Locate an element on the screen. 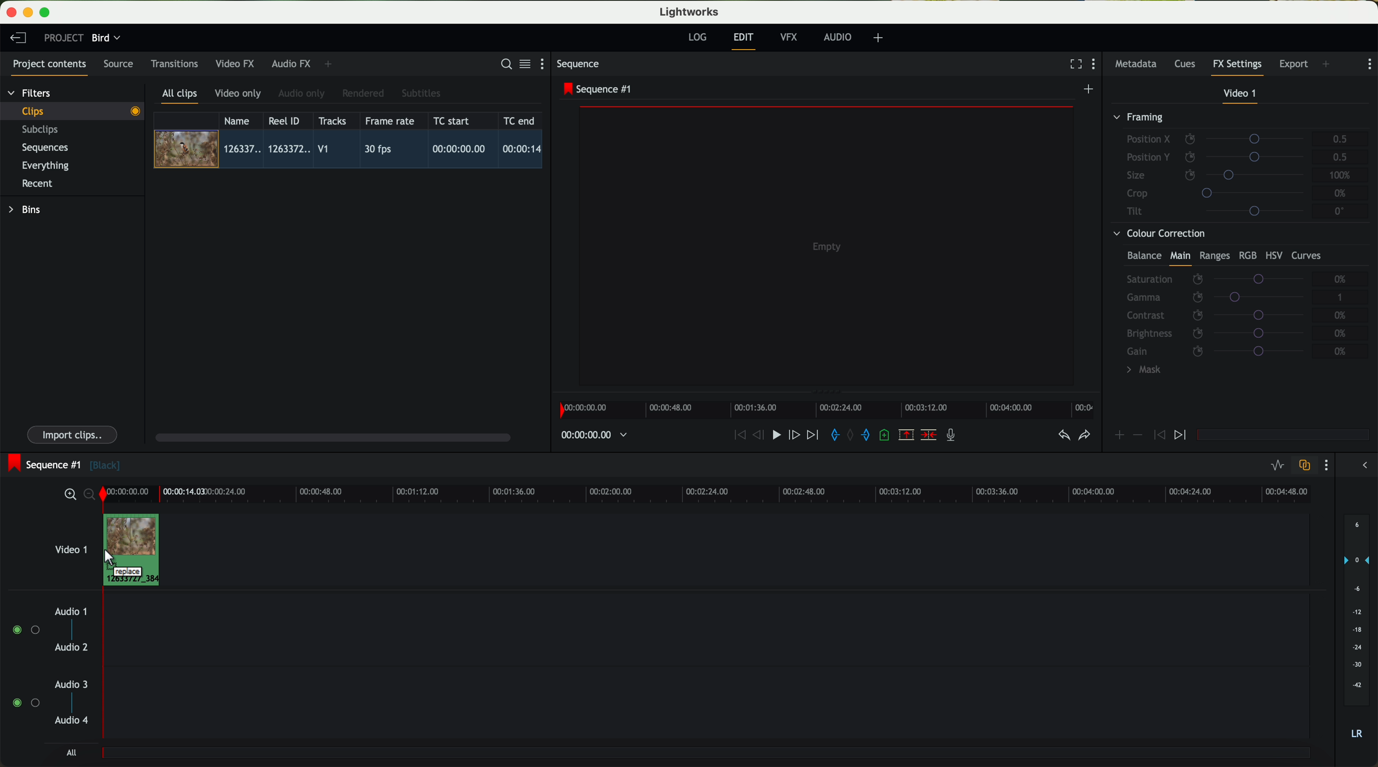 This screenshot has width=1378, height=767. sequences is located at coordinates (45, 148).